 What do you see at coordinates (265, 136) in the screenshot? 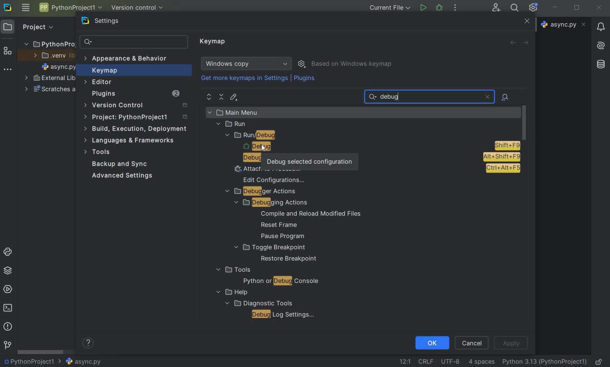
I see `run/debug` at bounding box center [265, 136].